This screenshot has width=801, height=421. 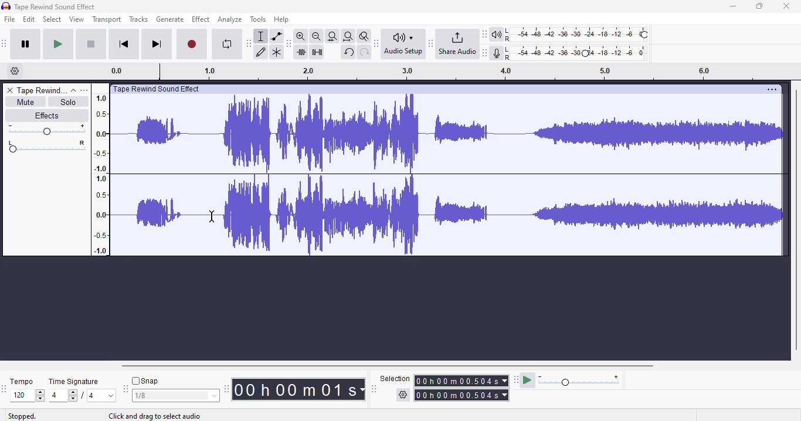 I want to click on playback meter, so click(x=571, y=35).